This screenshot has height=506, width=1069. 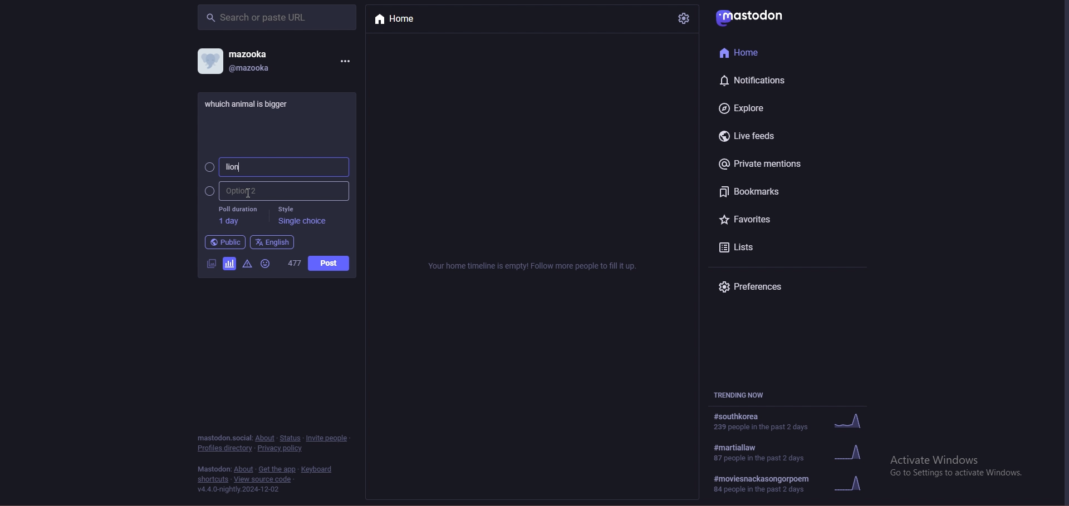 I want to click on get the app, so click(x=277, y=469).